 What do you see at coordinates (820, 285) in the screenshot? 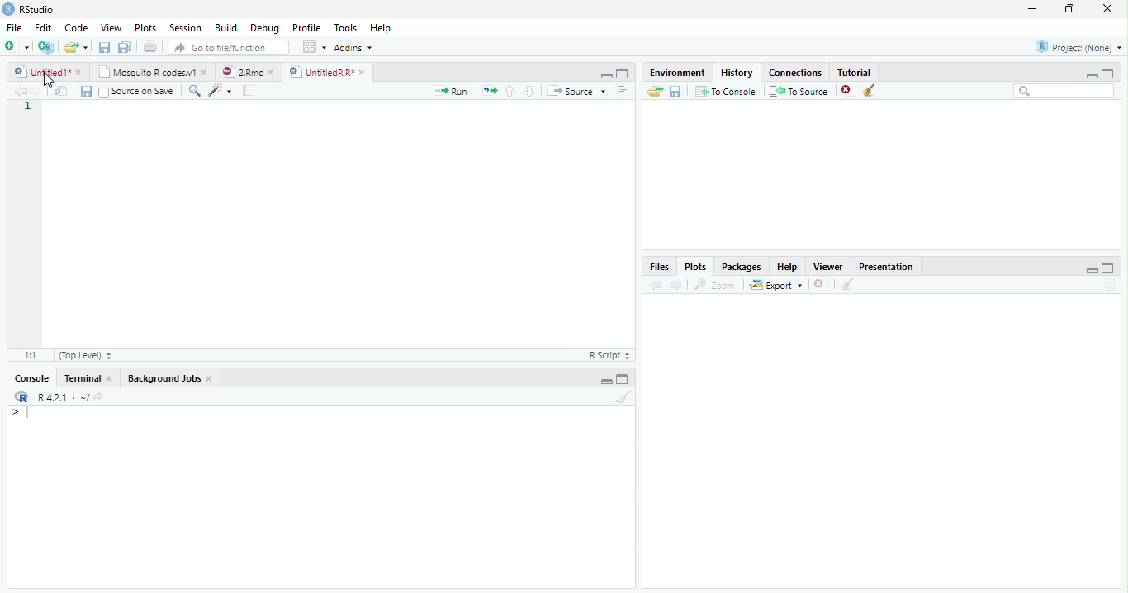
I see `Delete` at bounding box center [820, 285].